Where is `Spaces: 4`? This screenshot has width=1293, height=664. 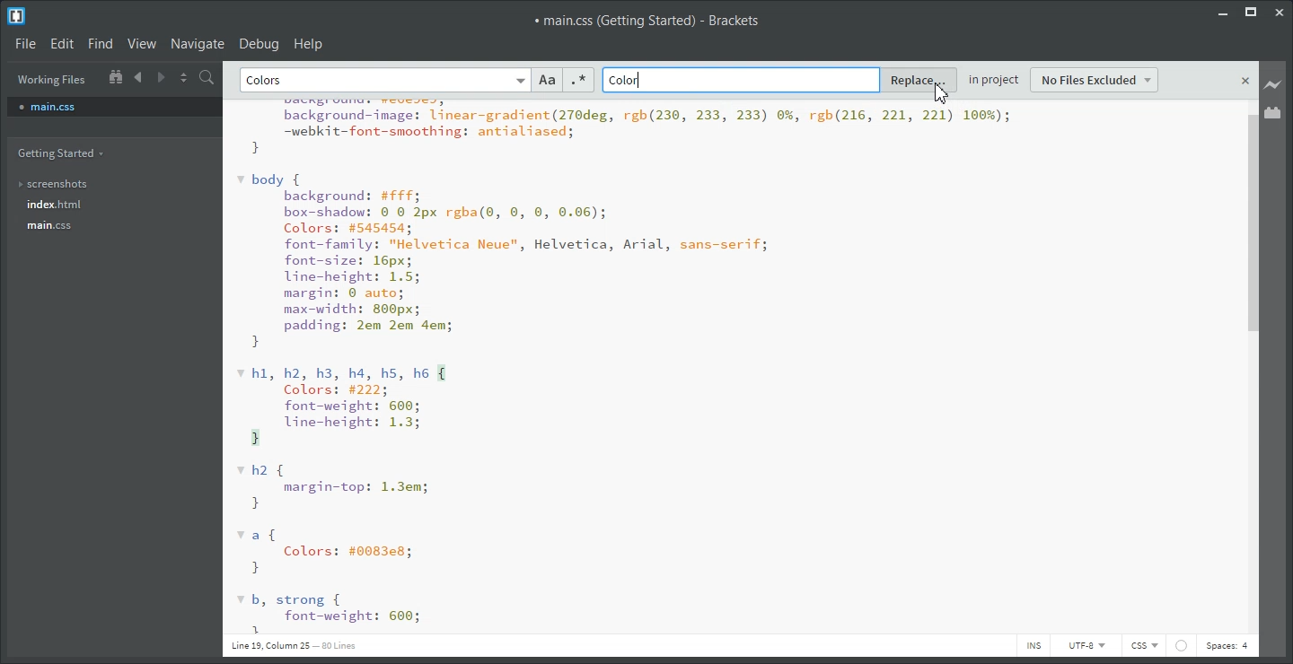
Spaces: 4 is located at coordinates (1227, 647).